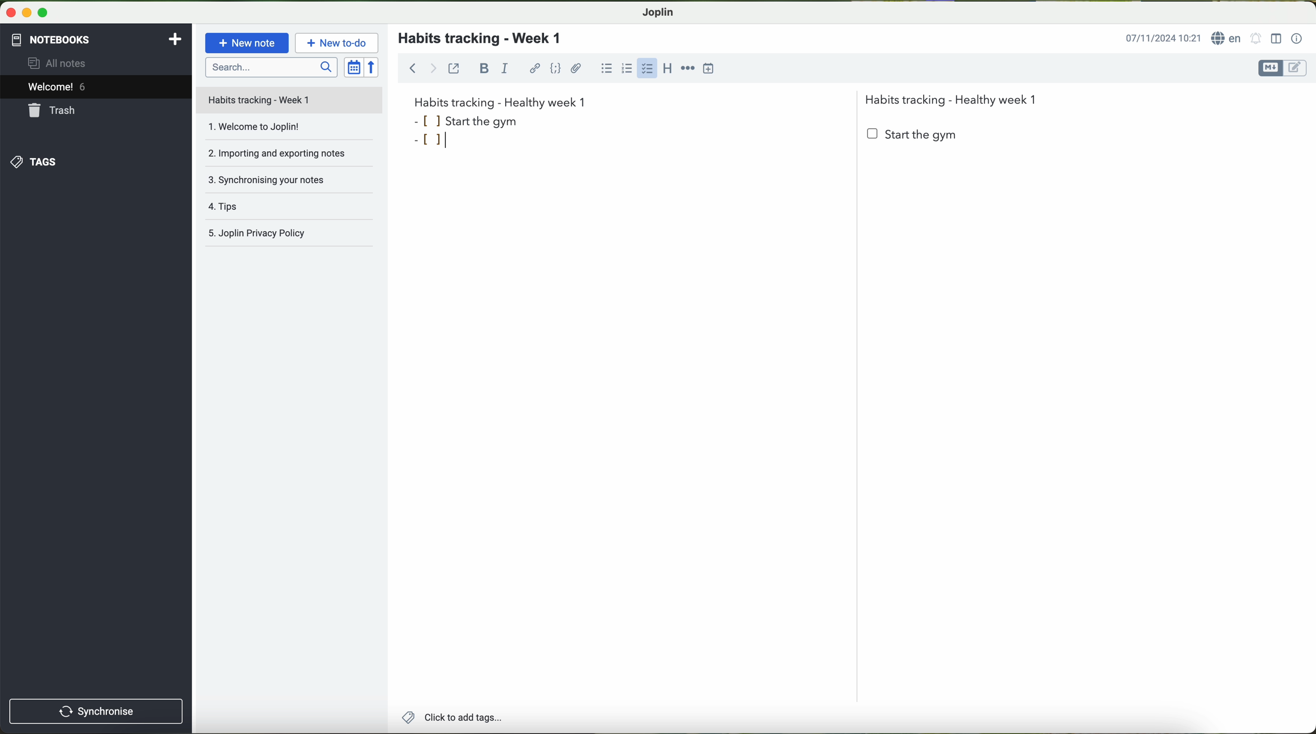 This screenshot has width=1316, height=734. Describe the element at coordinates (955, 97) in the screenshot. I see `Habits tracking - Healthy week 1` at that location.